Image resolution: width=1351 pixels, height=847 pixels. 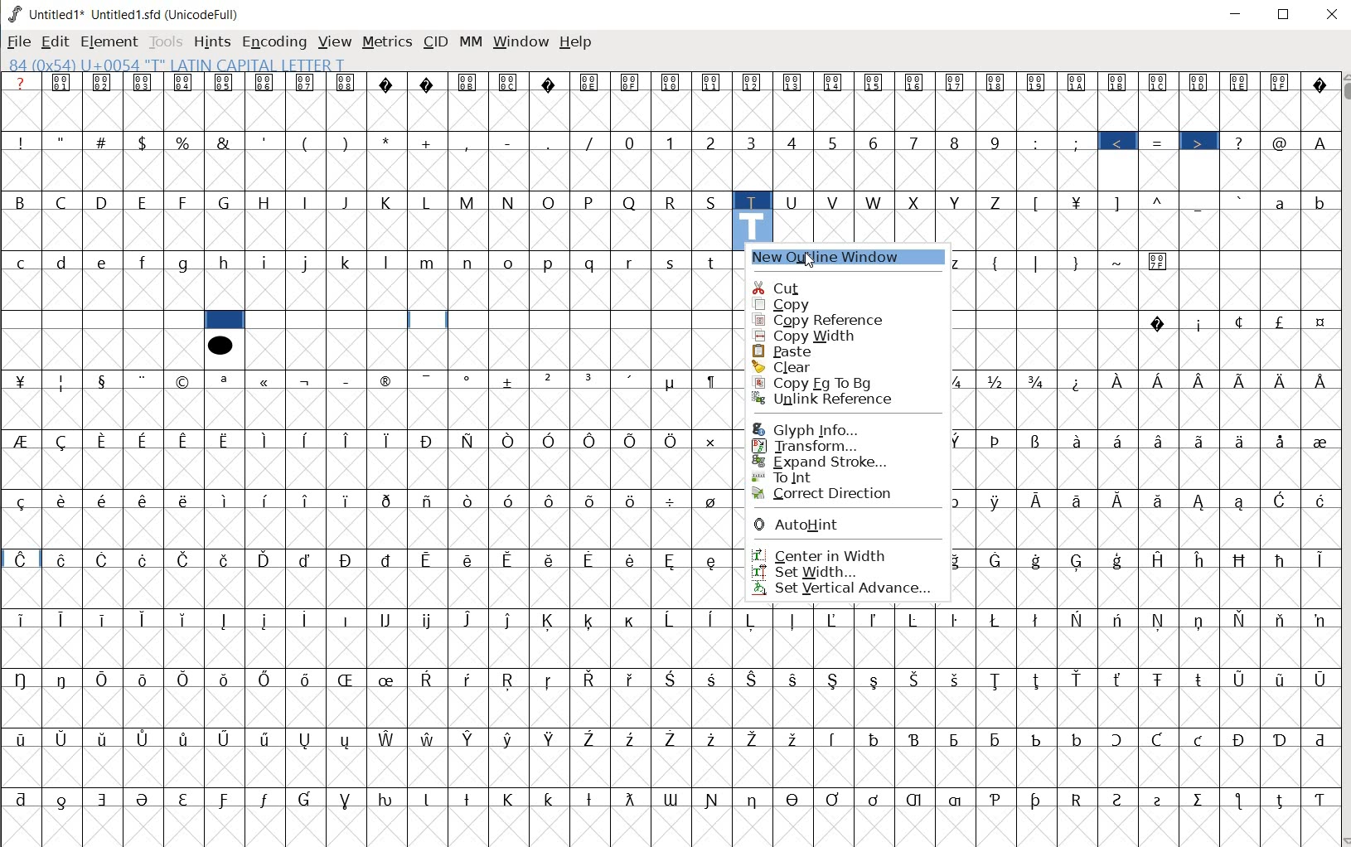 I want to click on Symbol, so click(x=835, y=82).